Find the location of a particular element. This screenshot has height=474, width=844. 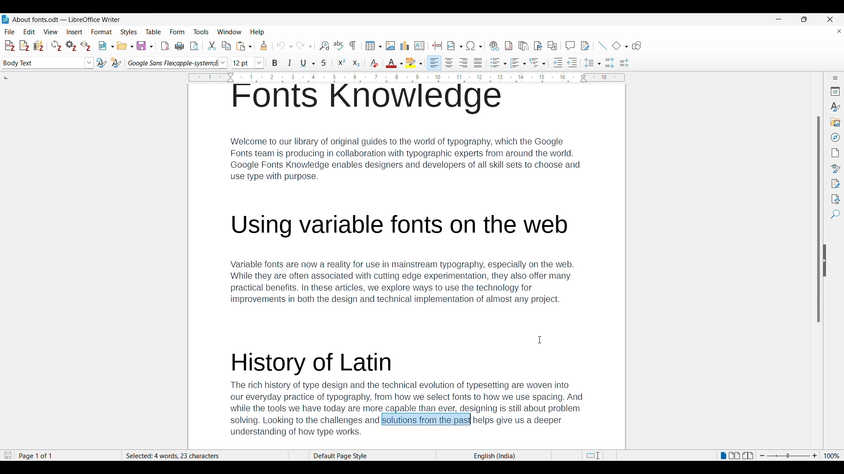

Select outline format options is located at coordinates (537, 62).